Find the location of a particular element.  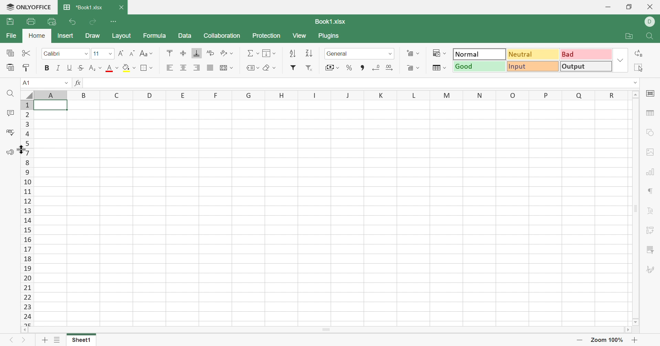

Align Middle is located at coordinates (183, 54).